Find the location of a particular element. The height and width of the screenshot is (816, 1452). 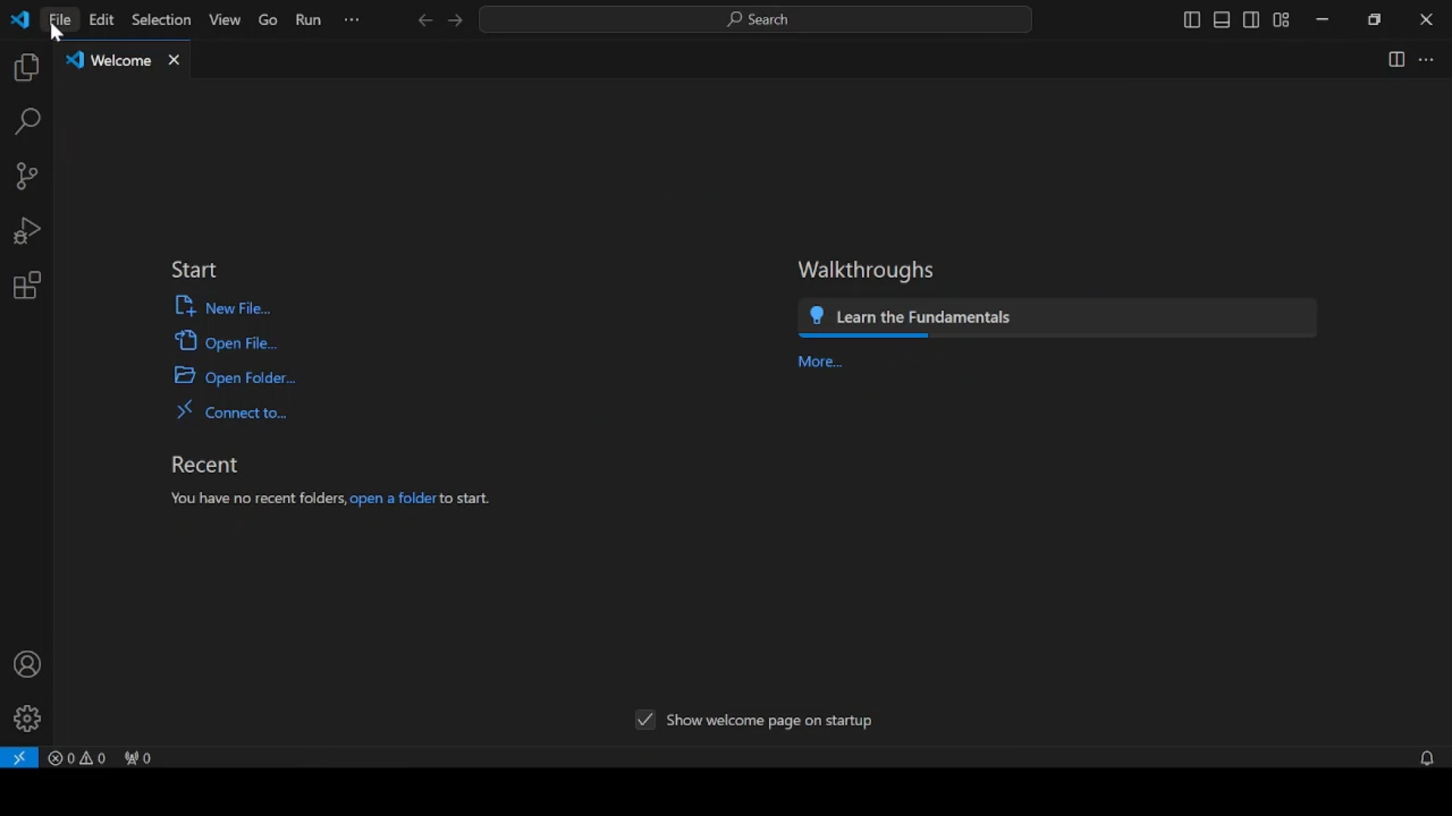

previous is located at coordinates (424, 20).